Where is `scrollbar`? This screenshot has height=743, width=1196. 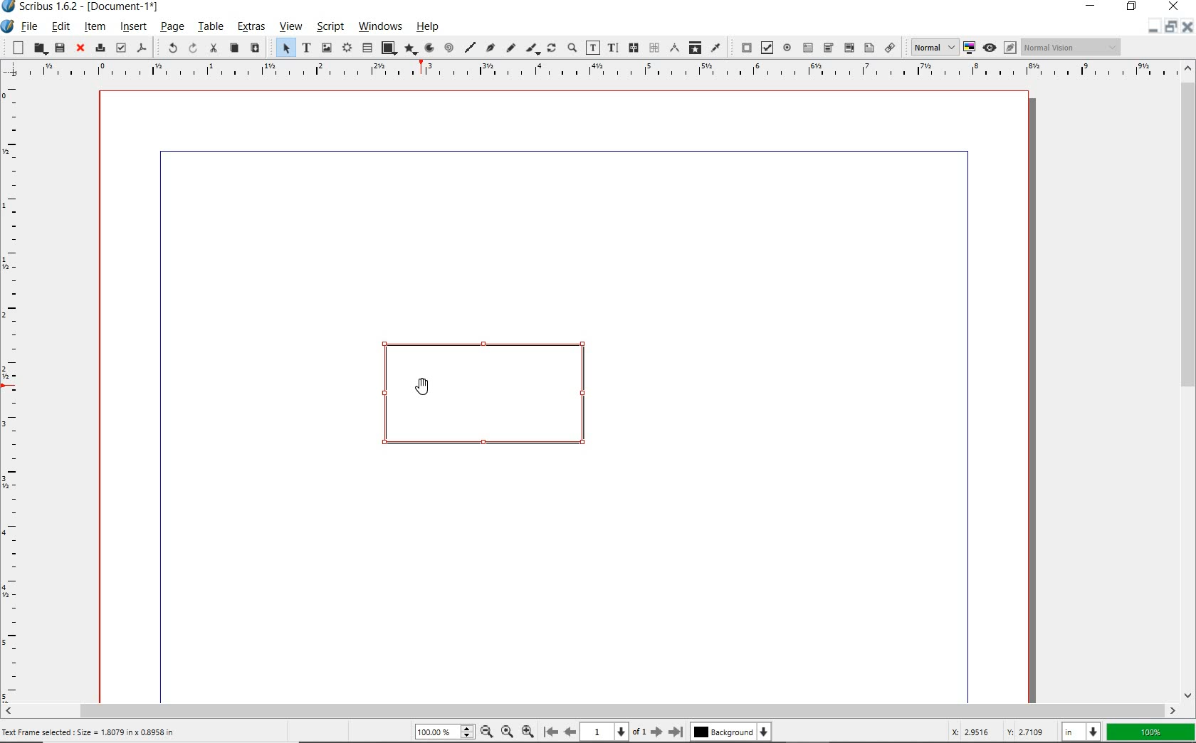 scrollbar is located at coordinates (1189, 381).